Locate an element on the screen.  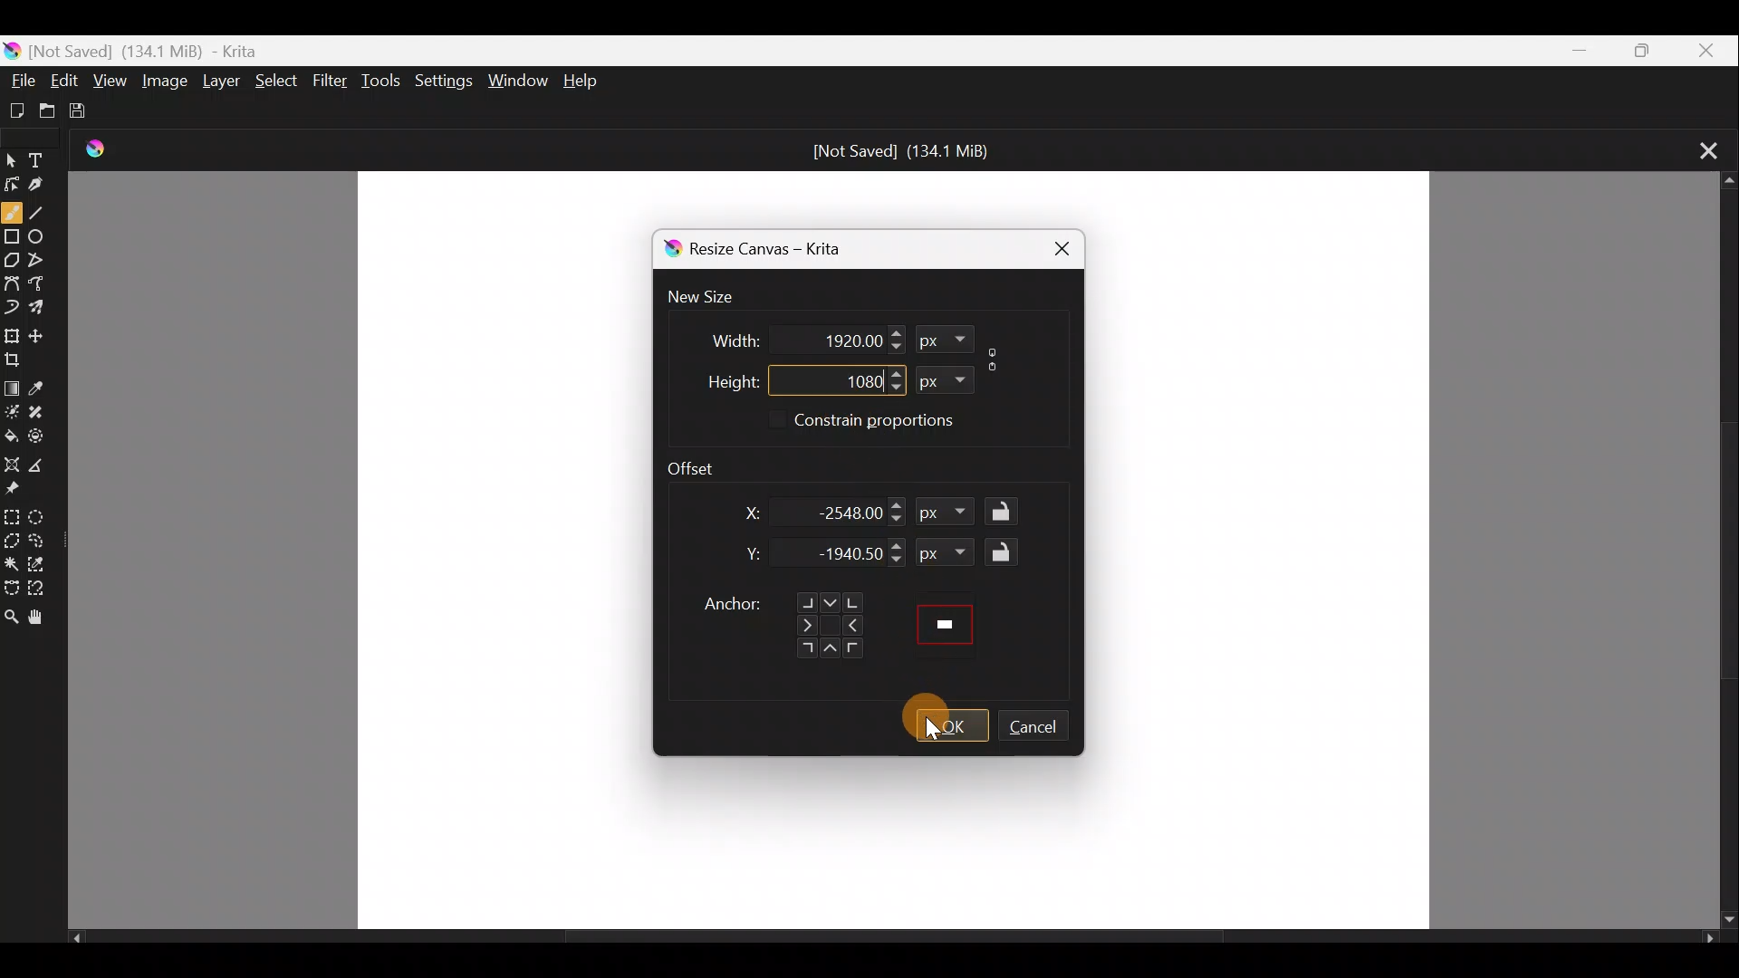
Constrain proportions is located at coordinates (900, 423).